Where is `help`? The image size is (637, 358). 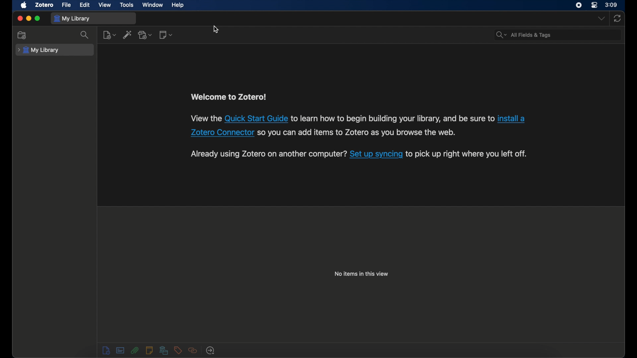
help is located at coordinates (178, 5).